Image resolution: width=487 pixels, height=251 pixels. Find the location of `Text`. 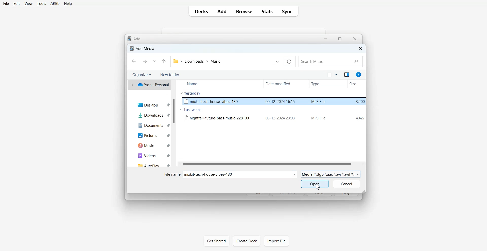

Text is located at coordinates (143, 48).